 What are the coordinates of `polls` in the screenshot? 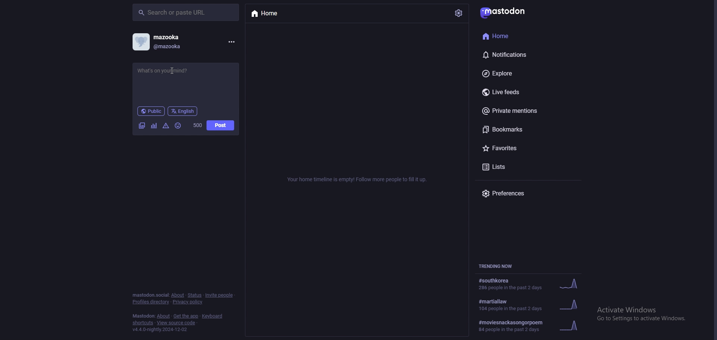 It's located at (154, 126).